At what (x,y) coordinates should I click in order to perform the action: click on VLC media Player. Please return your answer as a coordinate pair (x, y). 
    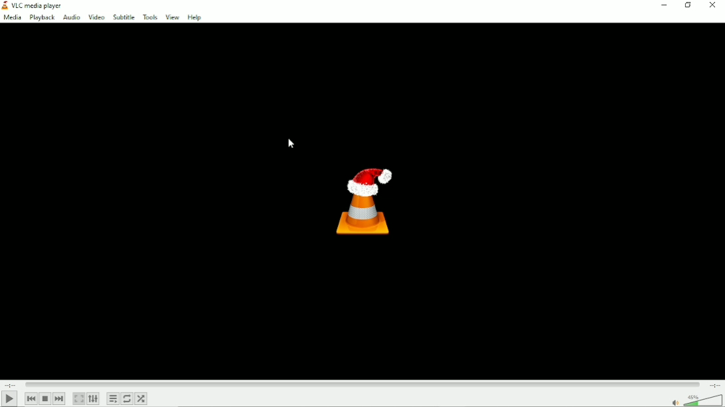
    Looking at the image, I should click on (36, 5).